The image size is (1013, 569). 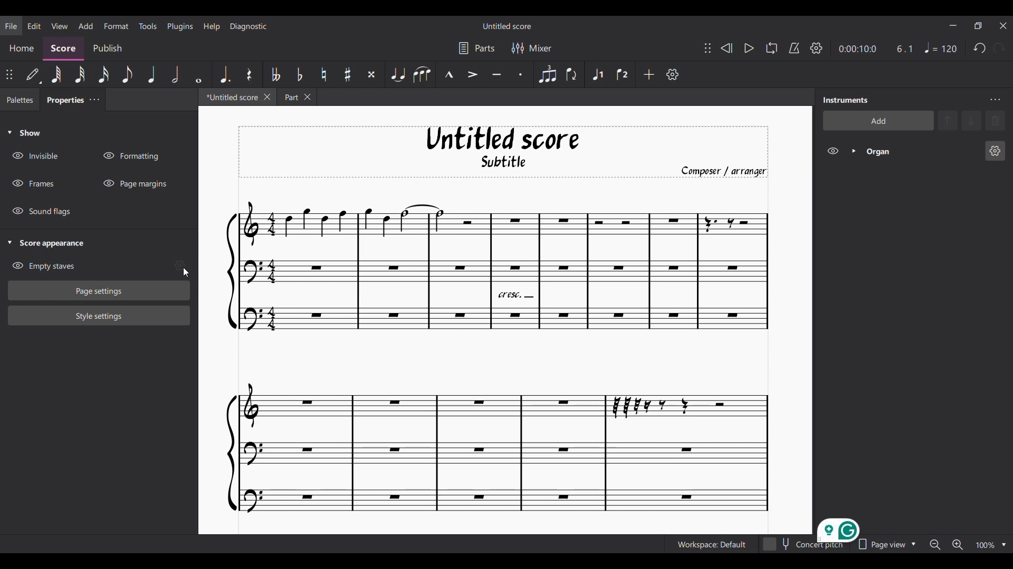 I want to click on untitled score, so click(x=233, y=97).